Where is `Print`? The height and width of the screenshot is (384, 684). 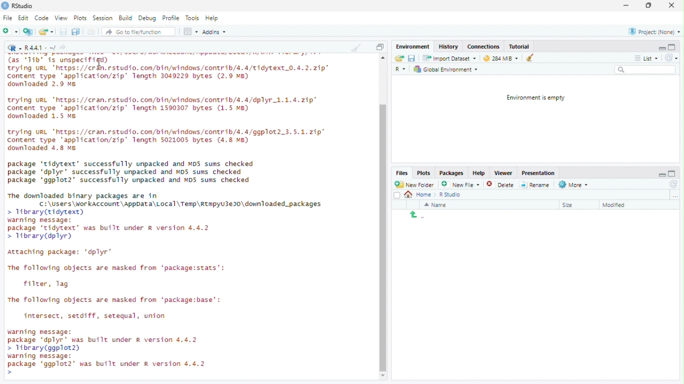
Print is located at coordinates (92, 31).